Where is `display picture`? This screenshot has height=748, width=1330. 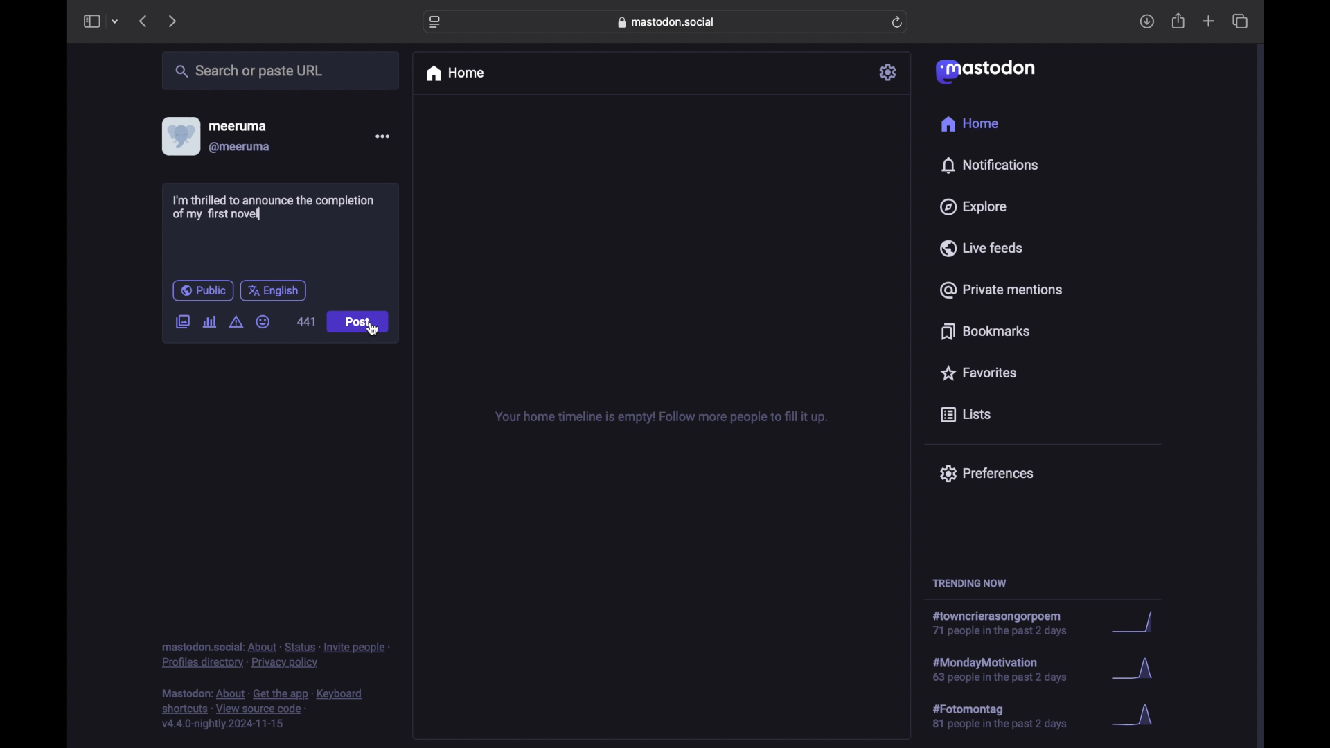
display picture is located at coordinates (179, 136).